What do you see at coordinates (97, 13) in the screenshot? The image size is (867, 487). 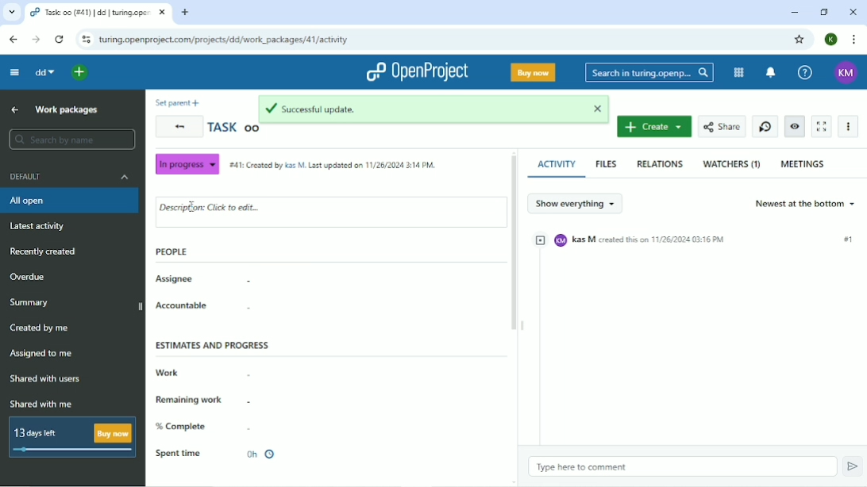 I see `task:oo(#41)|turing.openproject.com` at bounding box center [97, 13].